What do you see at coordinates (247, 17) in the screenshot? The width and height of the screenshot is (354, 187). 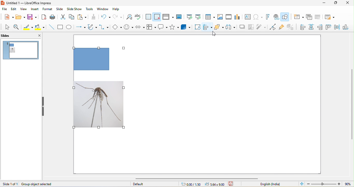 I see `text box` at bounding box center [247, 17].